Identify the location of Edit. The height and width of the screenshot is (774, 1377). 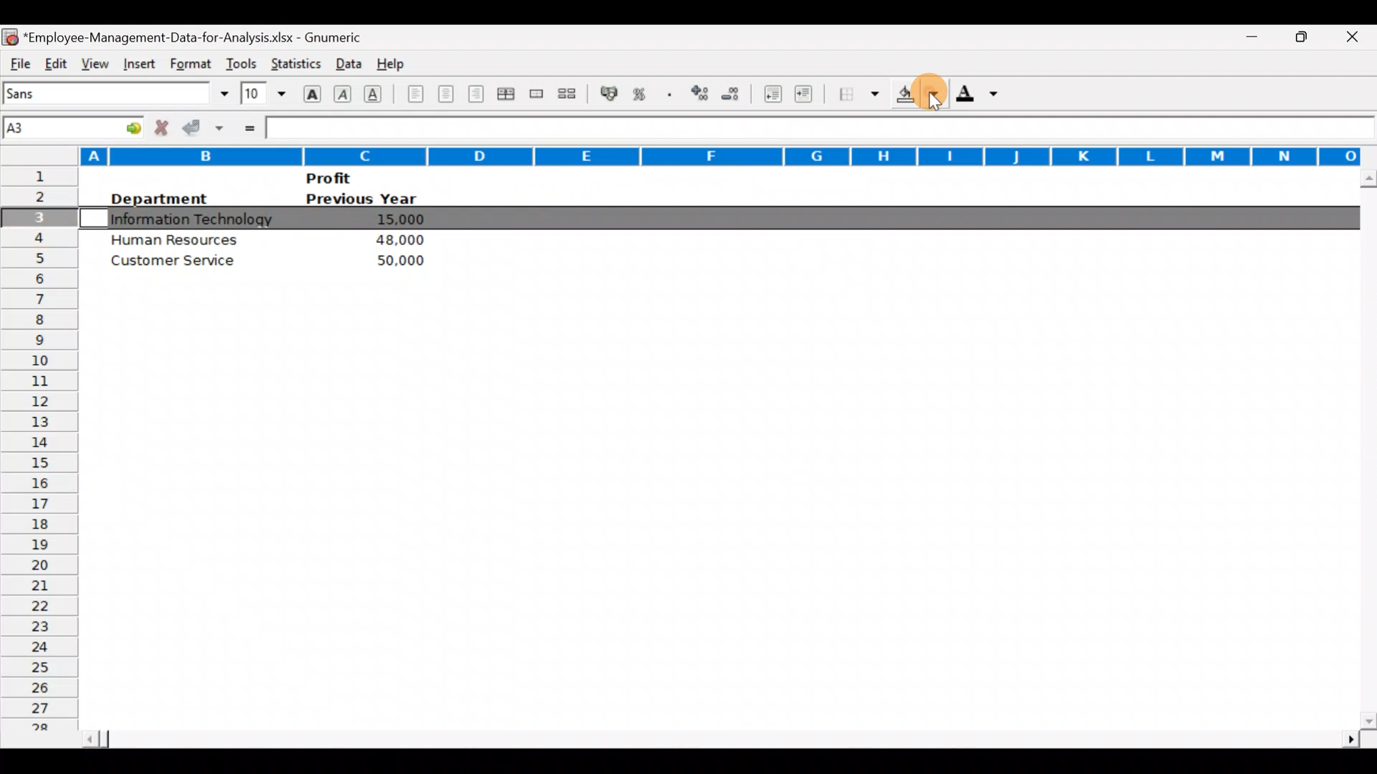
(55, 62).